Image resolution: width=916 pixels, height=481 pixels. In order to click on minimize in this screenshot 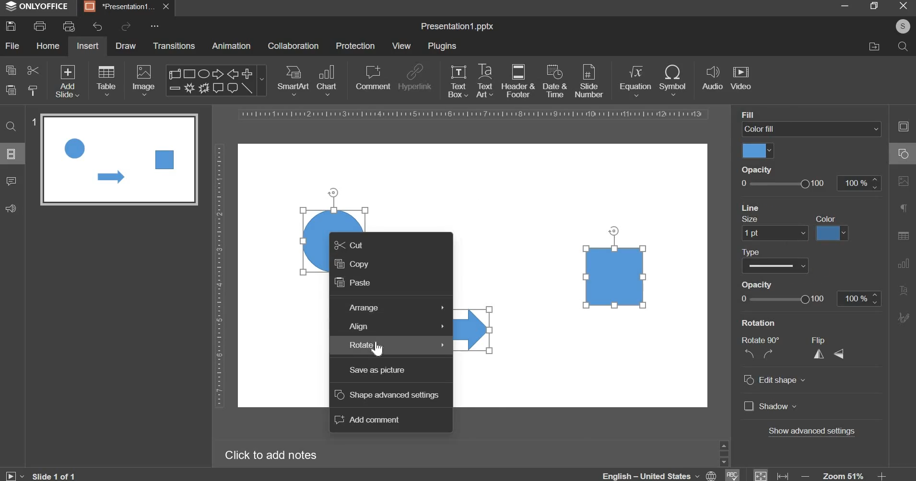, I will do `click(844, 5)`.